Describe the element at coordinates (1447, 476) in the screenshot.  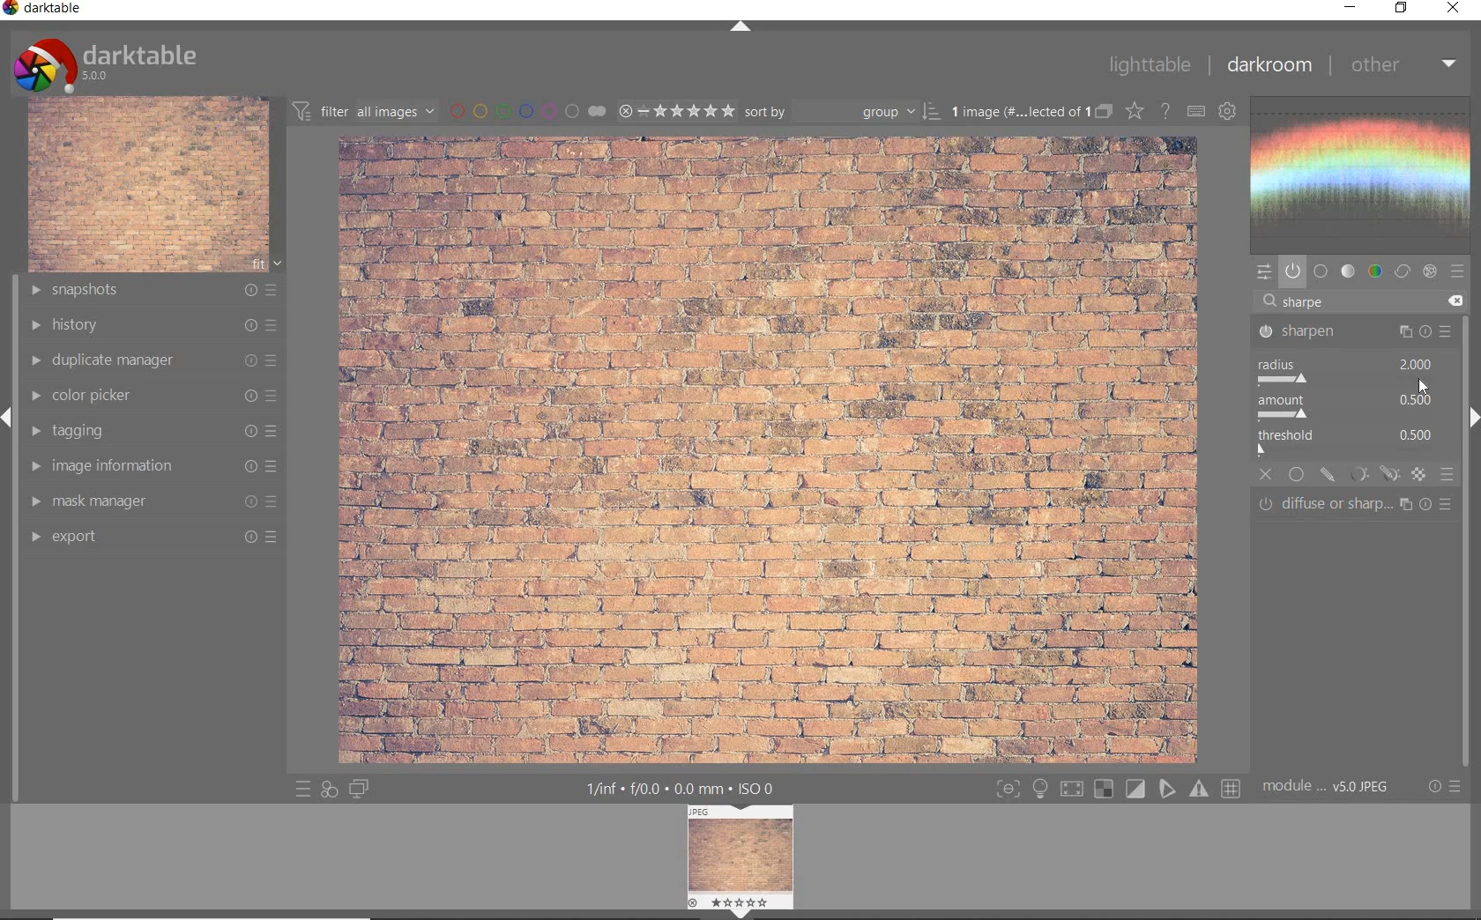
I see `BLENDING OPTIONS` at that location.